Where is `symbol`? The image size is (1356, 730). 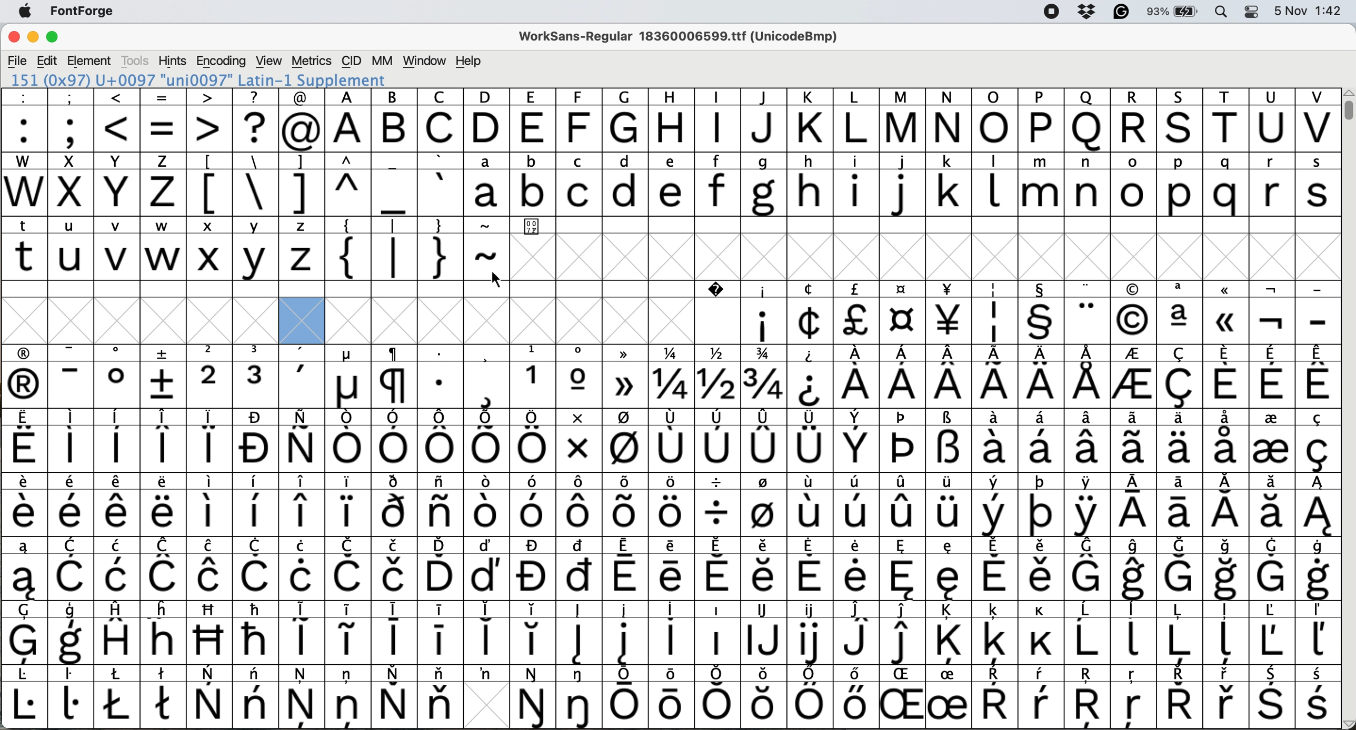
symbol is located at coordinates (1040, 568).